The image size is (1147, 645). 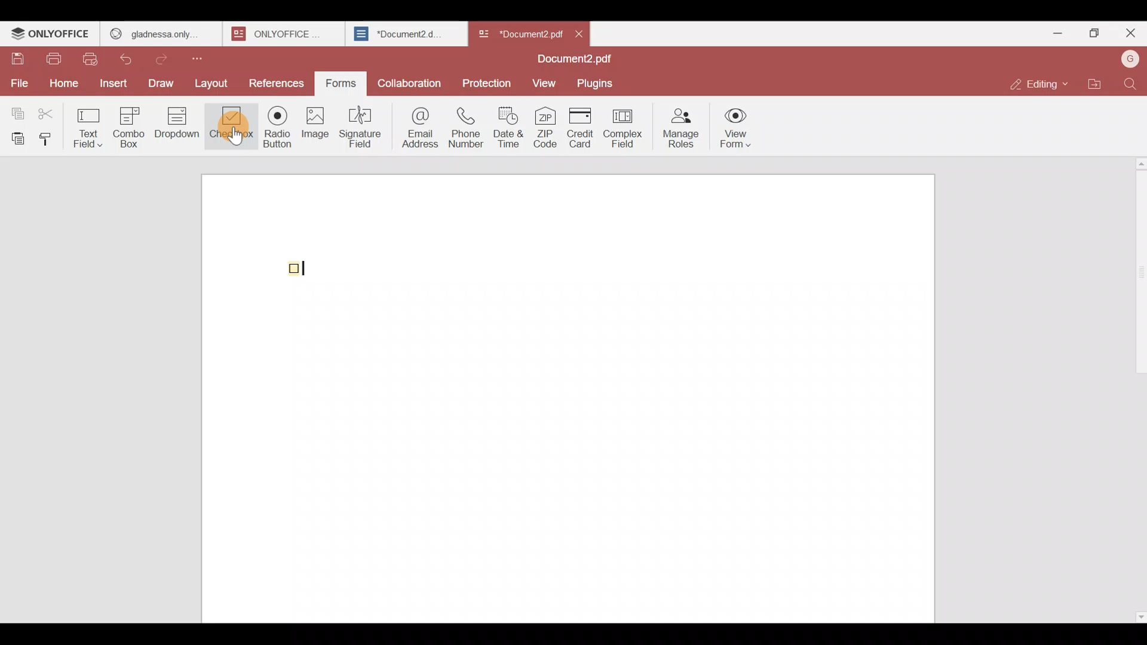 What do you see at coordinates (364, 125) in the screenshot?
I see `Signature field` at bounding box center [364, 125].